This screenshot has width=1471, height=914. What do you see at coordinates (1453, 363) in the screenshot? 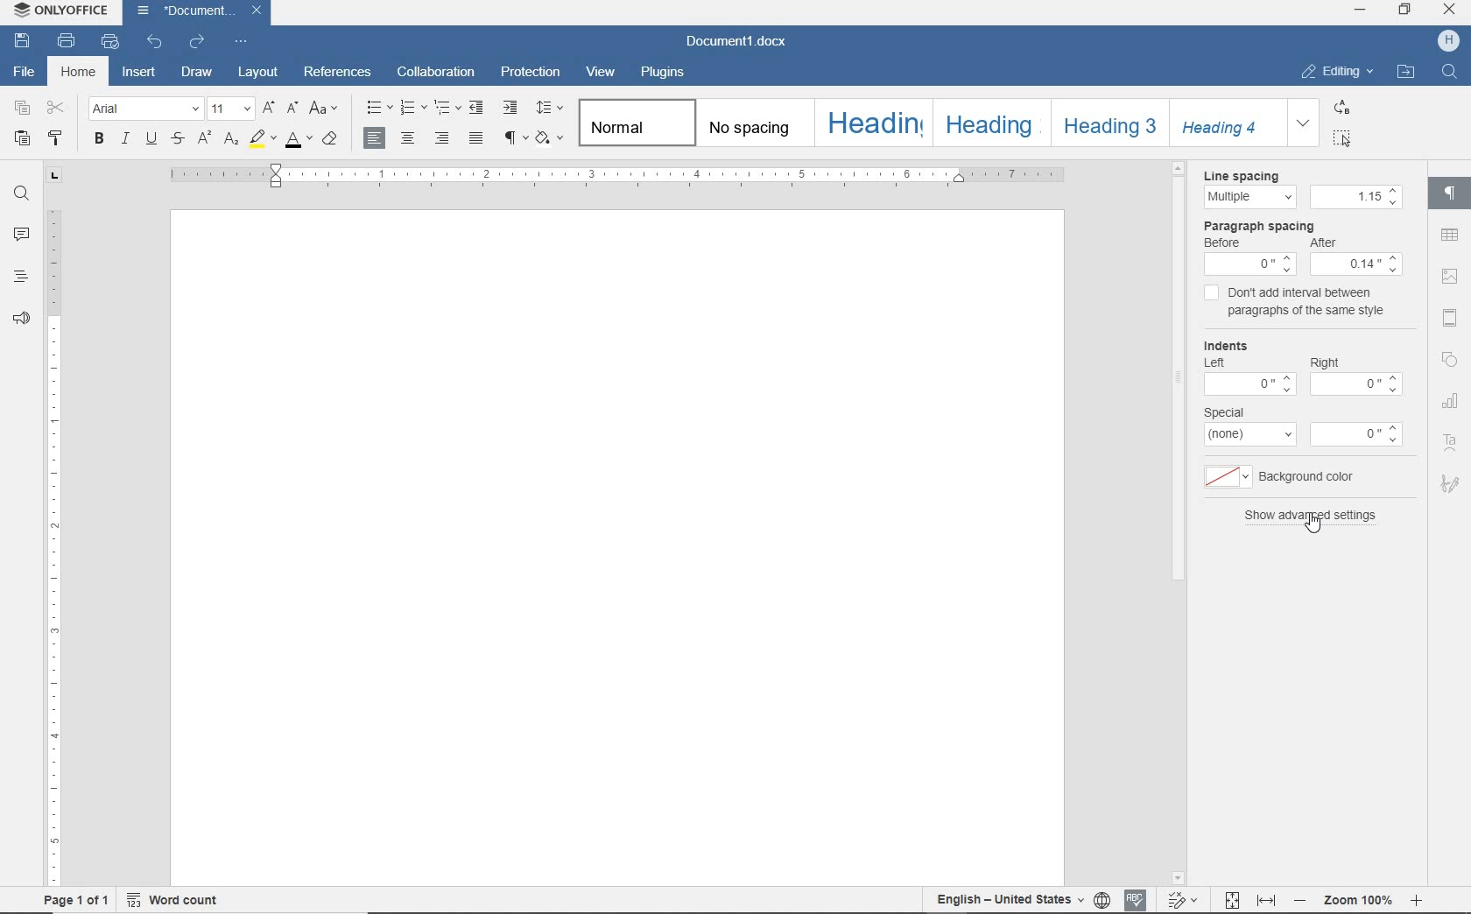
I see `Shapes` at bounding box center [1453, 363].